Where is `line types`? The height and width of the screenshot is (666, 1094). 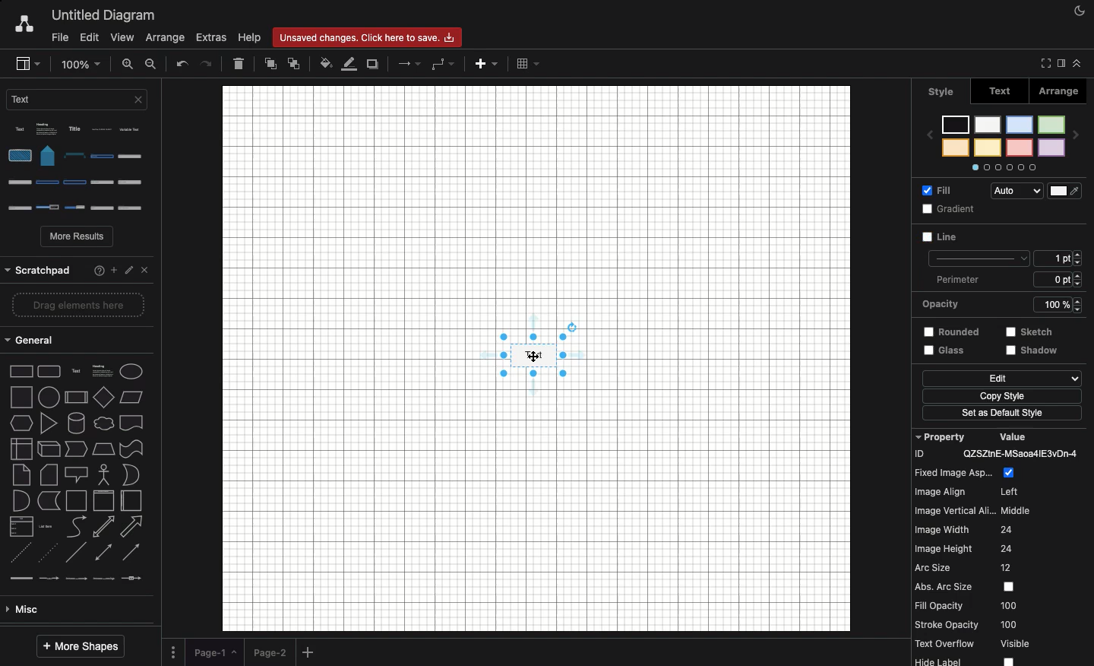 line types is located at coordinates (81, 452).